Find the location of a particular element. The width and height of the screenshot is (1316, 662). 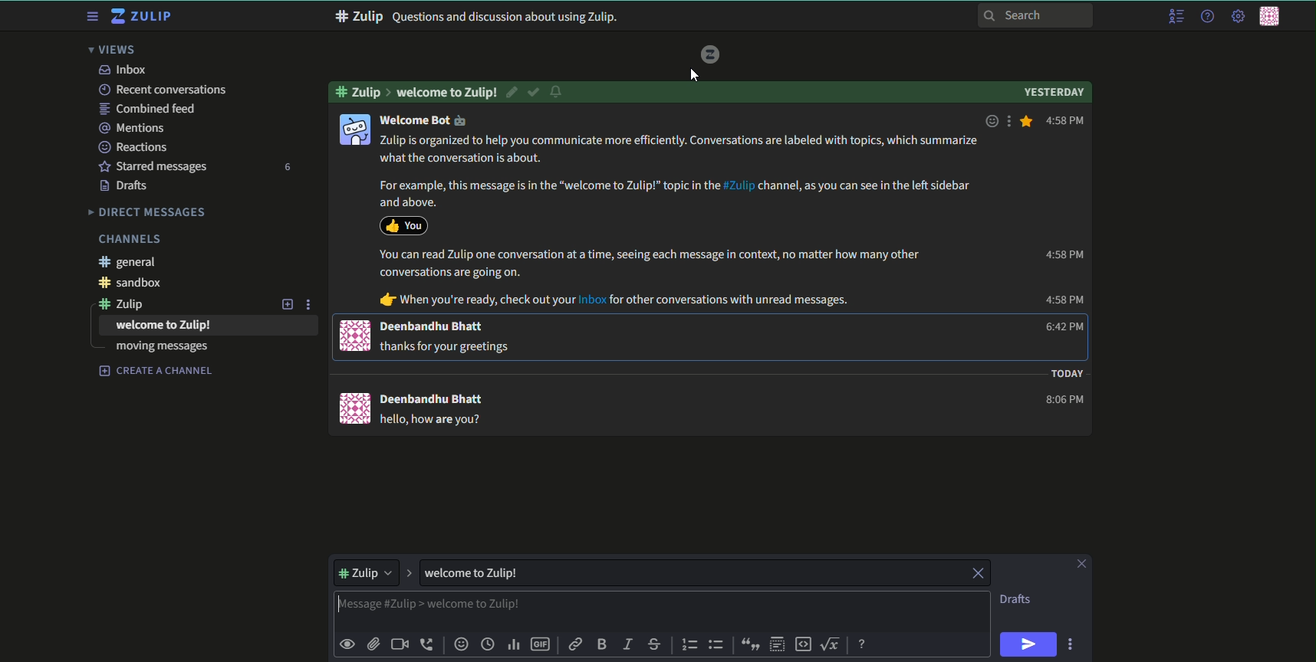

mentions is located at coordinates (134, 127).